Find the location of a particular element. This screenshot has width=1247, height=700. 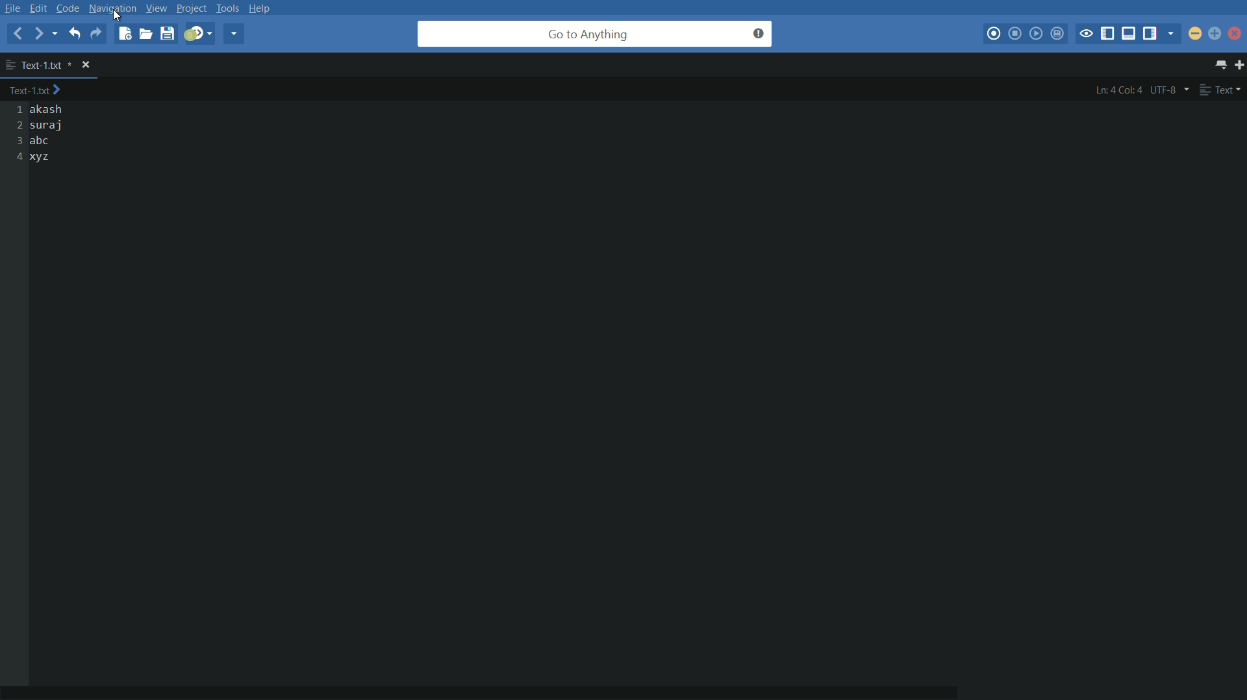

toggle focus mode is located at coordinates (1087, 34).